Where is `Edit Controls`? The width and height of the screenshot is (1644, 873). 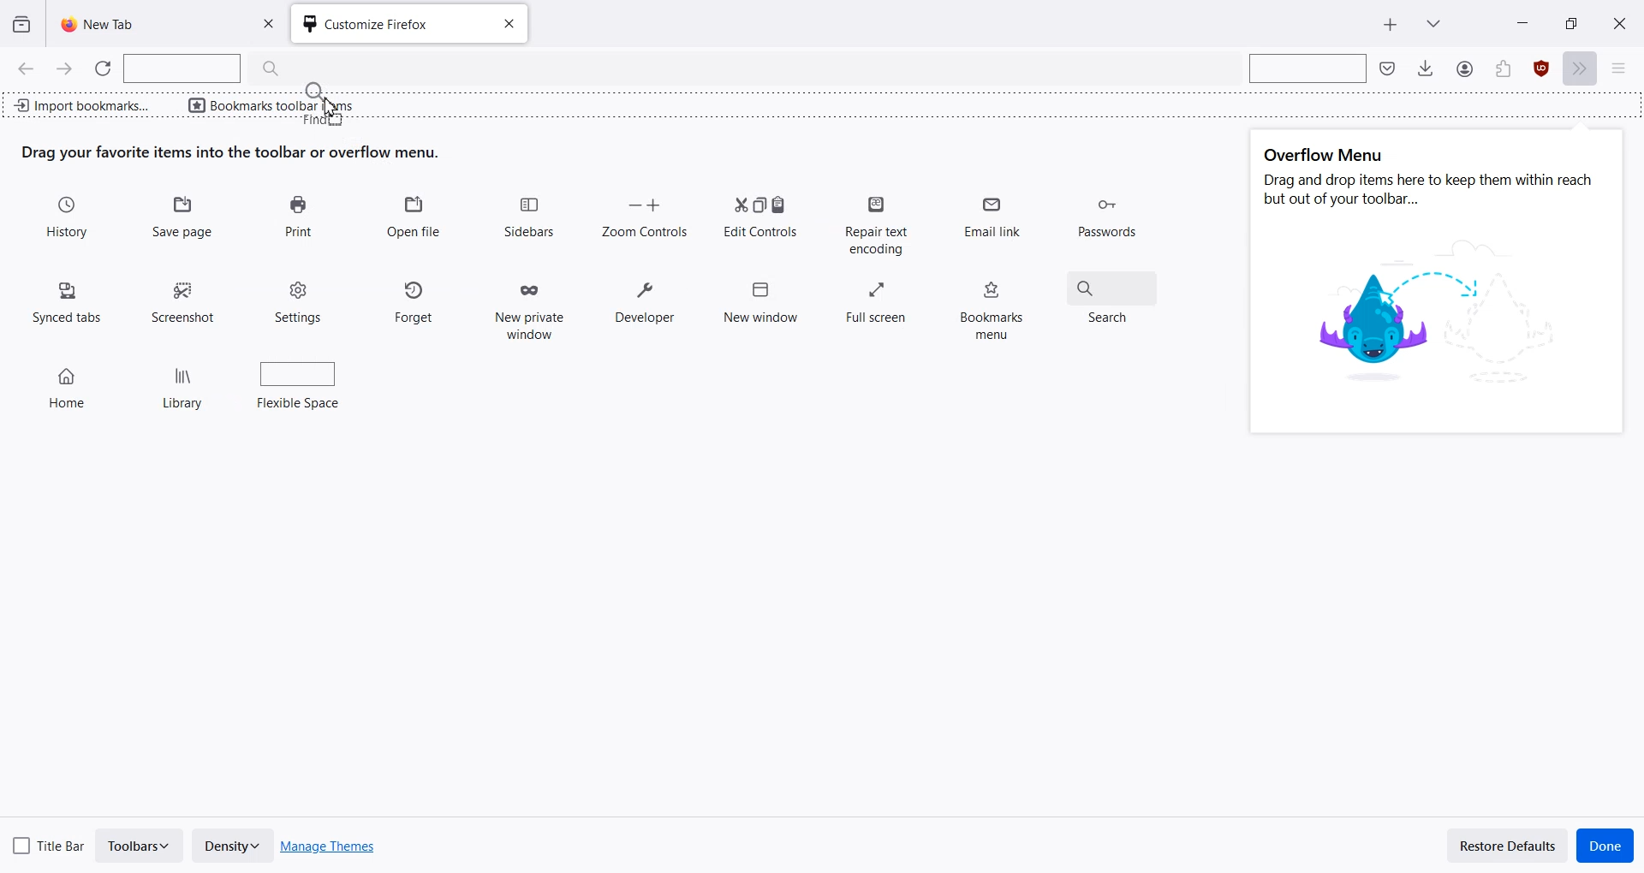 Edit Controls is located at coordinates (760, 215).